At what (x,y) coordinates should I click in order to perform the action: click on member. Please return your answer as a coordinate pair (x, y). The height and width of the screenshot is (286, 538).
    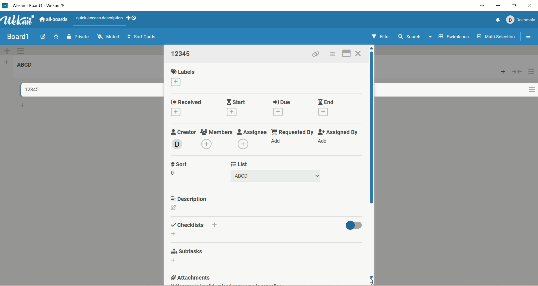
    Looking at the image, I should click on (176, 144).